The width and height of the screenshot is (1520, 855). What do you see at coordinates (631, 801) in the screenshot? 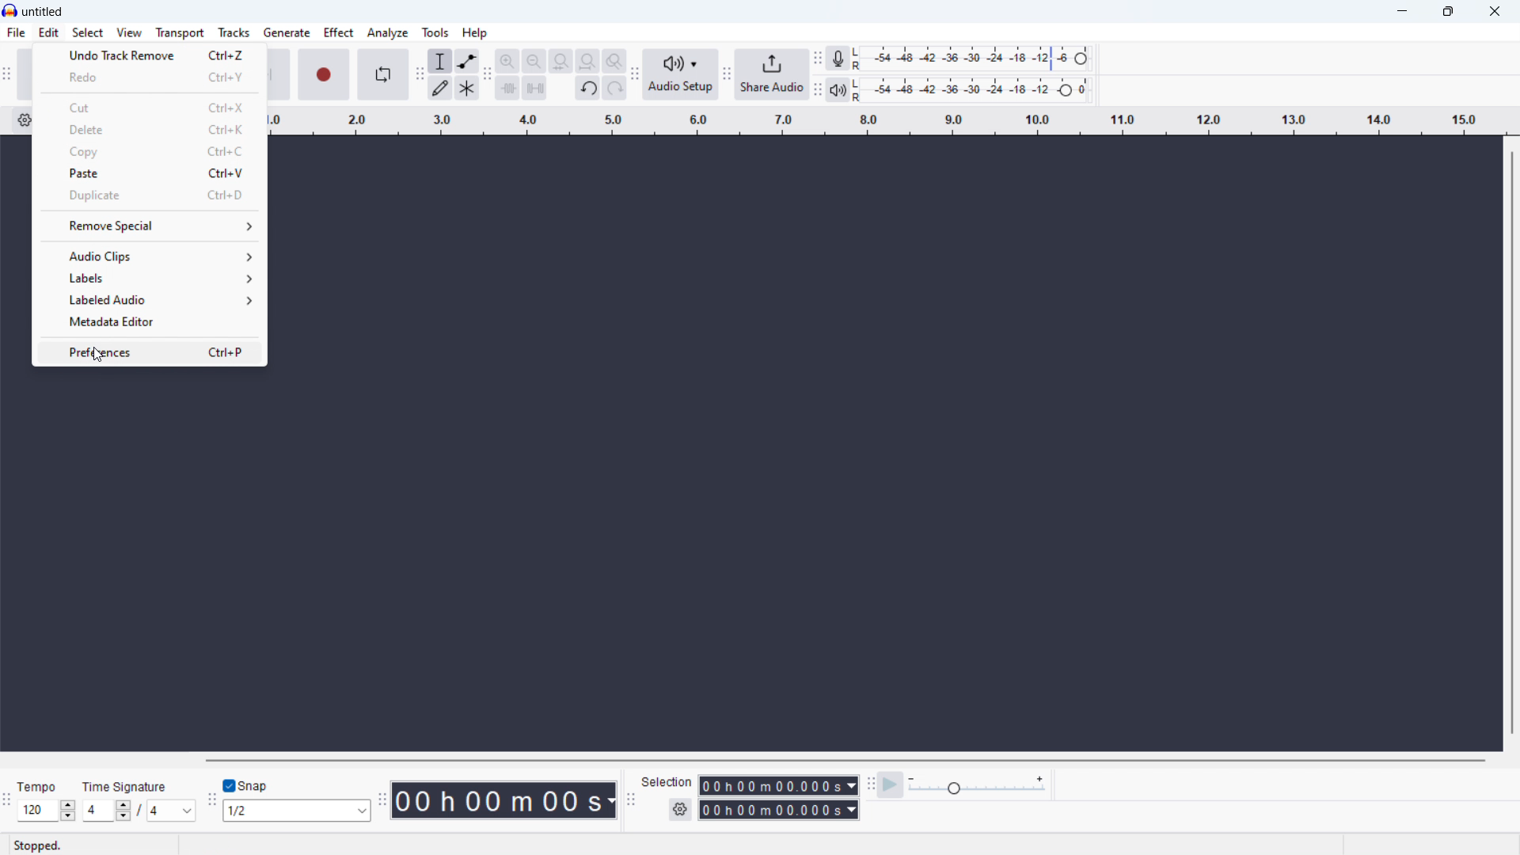
I see `selection toolbar` at bounding box center [631, 801].